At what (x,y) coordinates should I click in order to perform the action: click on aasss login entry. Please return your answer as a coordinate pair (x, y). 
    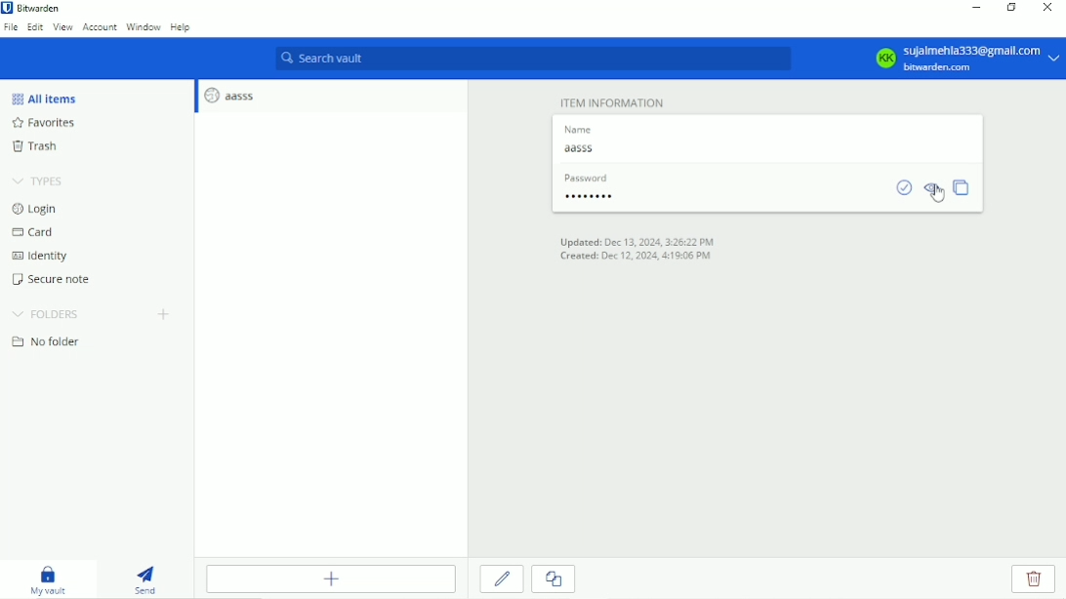
    Looking at the image, I should click on (229, 98).